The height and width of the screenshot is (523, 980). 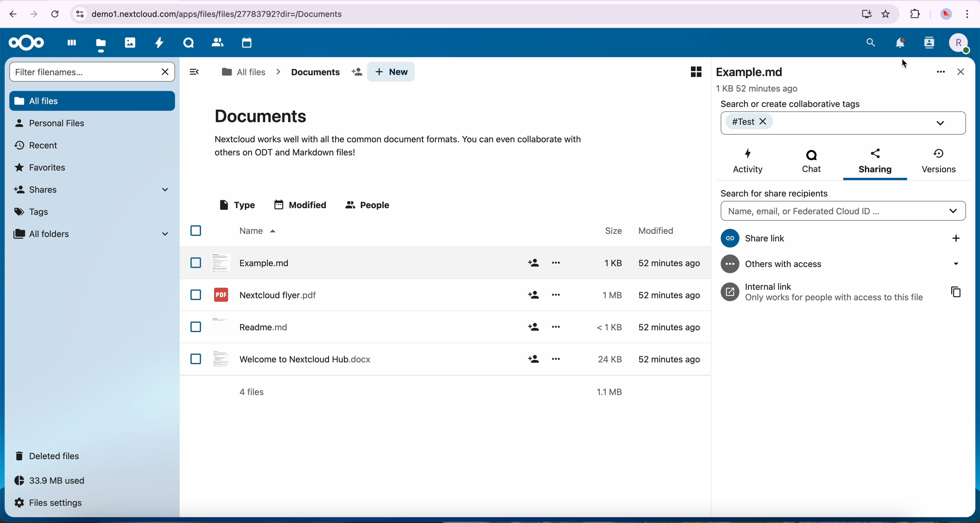 What do you see at coordinates (90, 234) in the screenshot?
I see `all folders tab` at bounding box center [90, 234].